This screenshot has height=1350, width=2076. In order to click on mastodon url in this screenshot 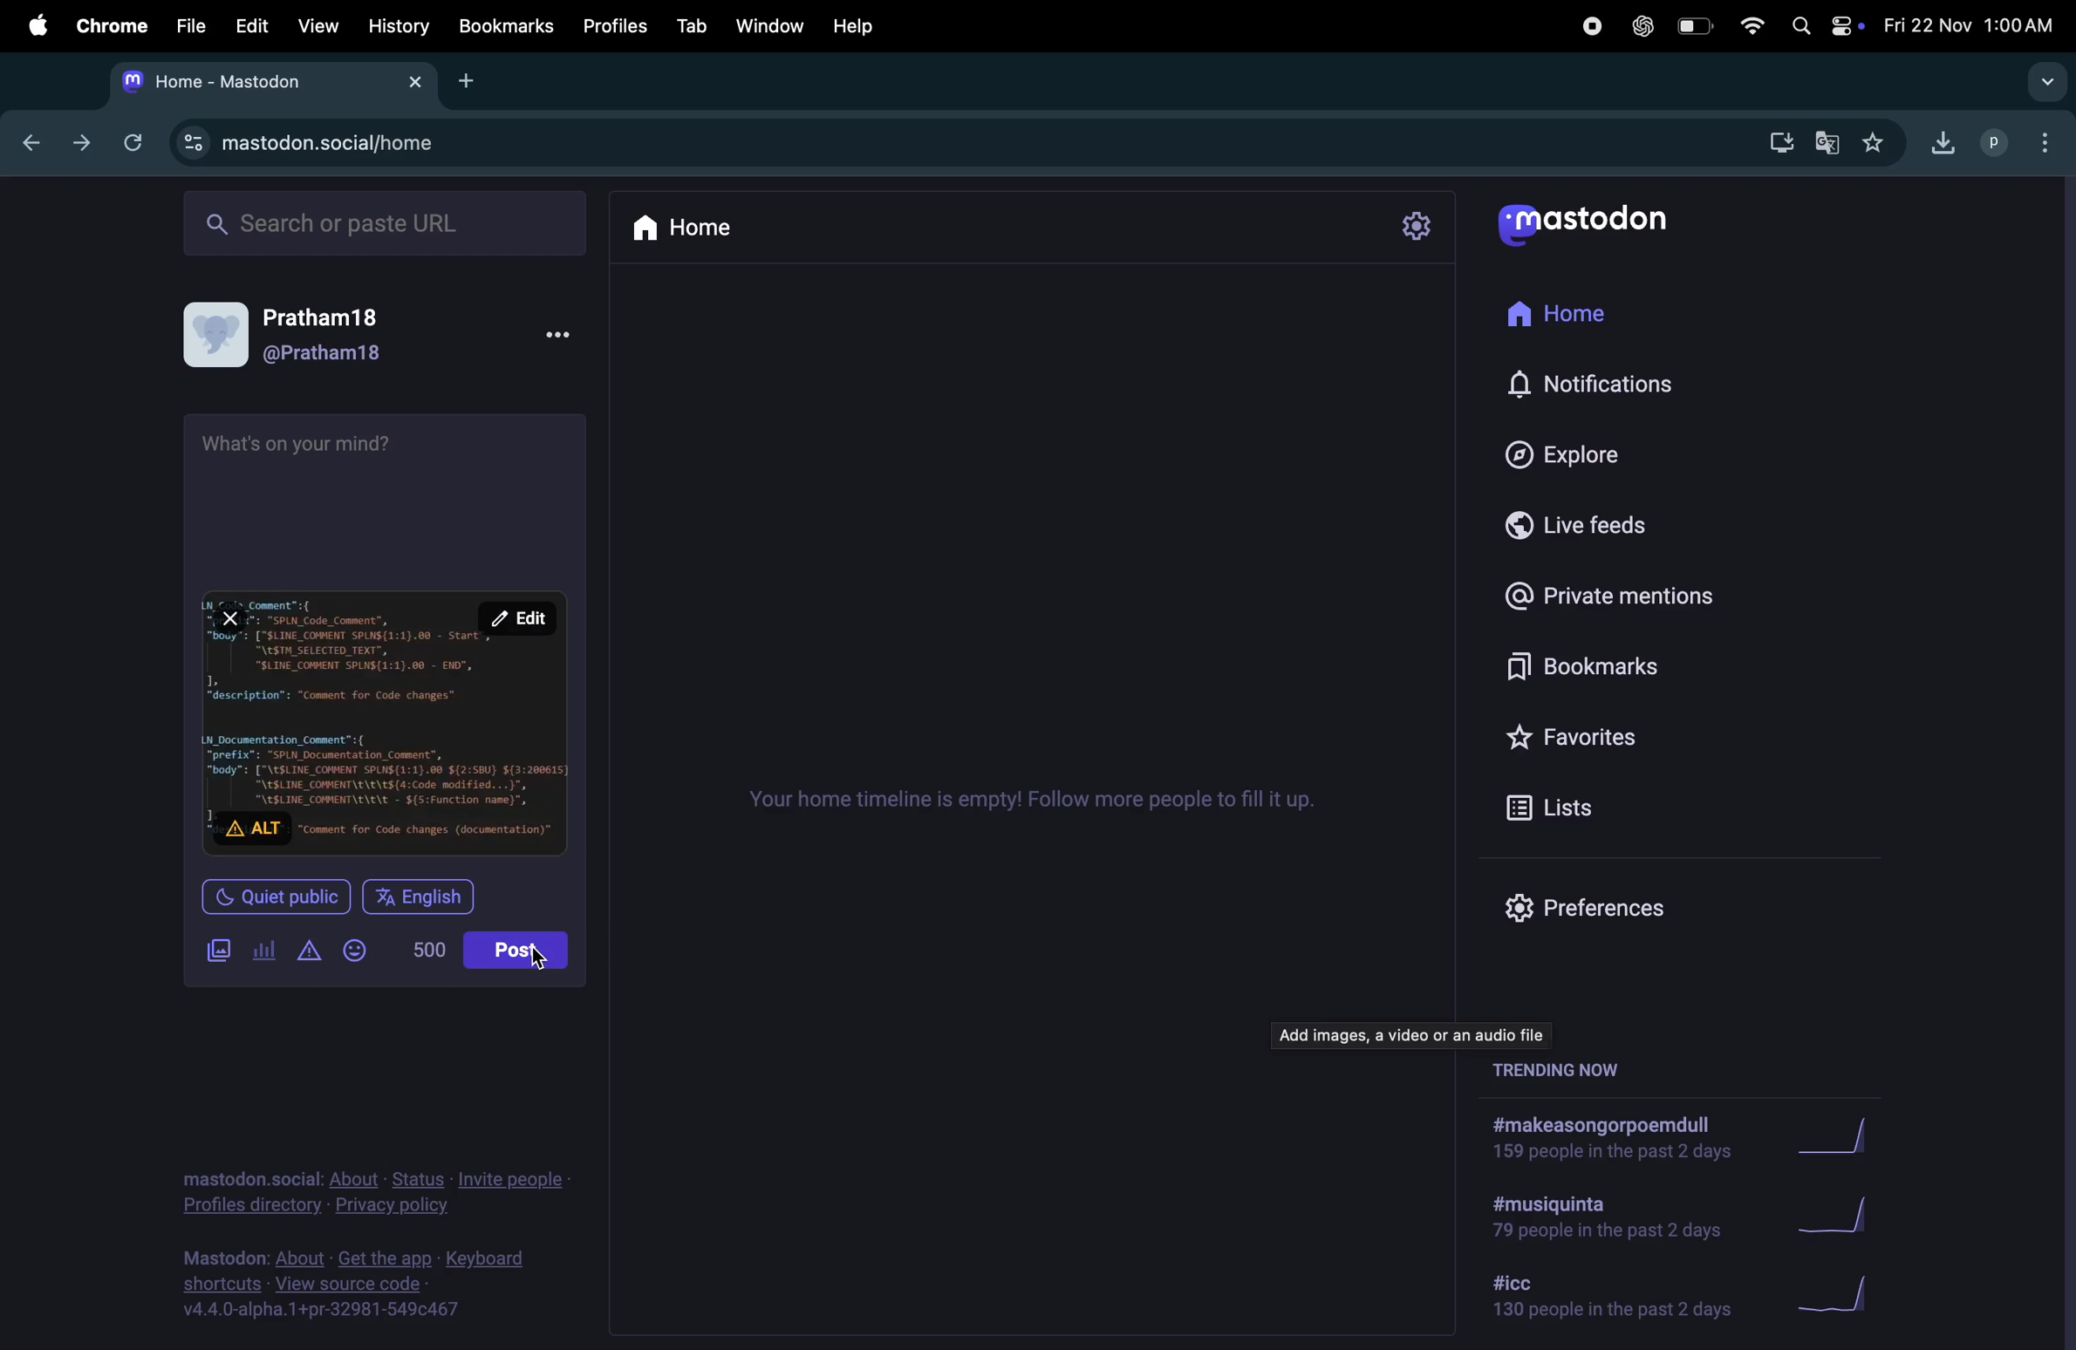, I will do `click(366, 146)`.